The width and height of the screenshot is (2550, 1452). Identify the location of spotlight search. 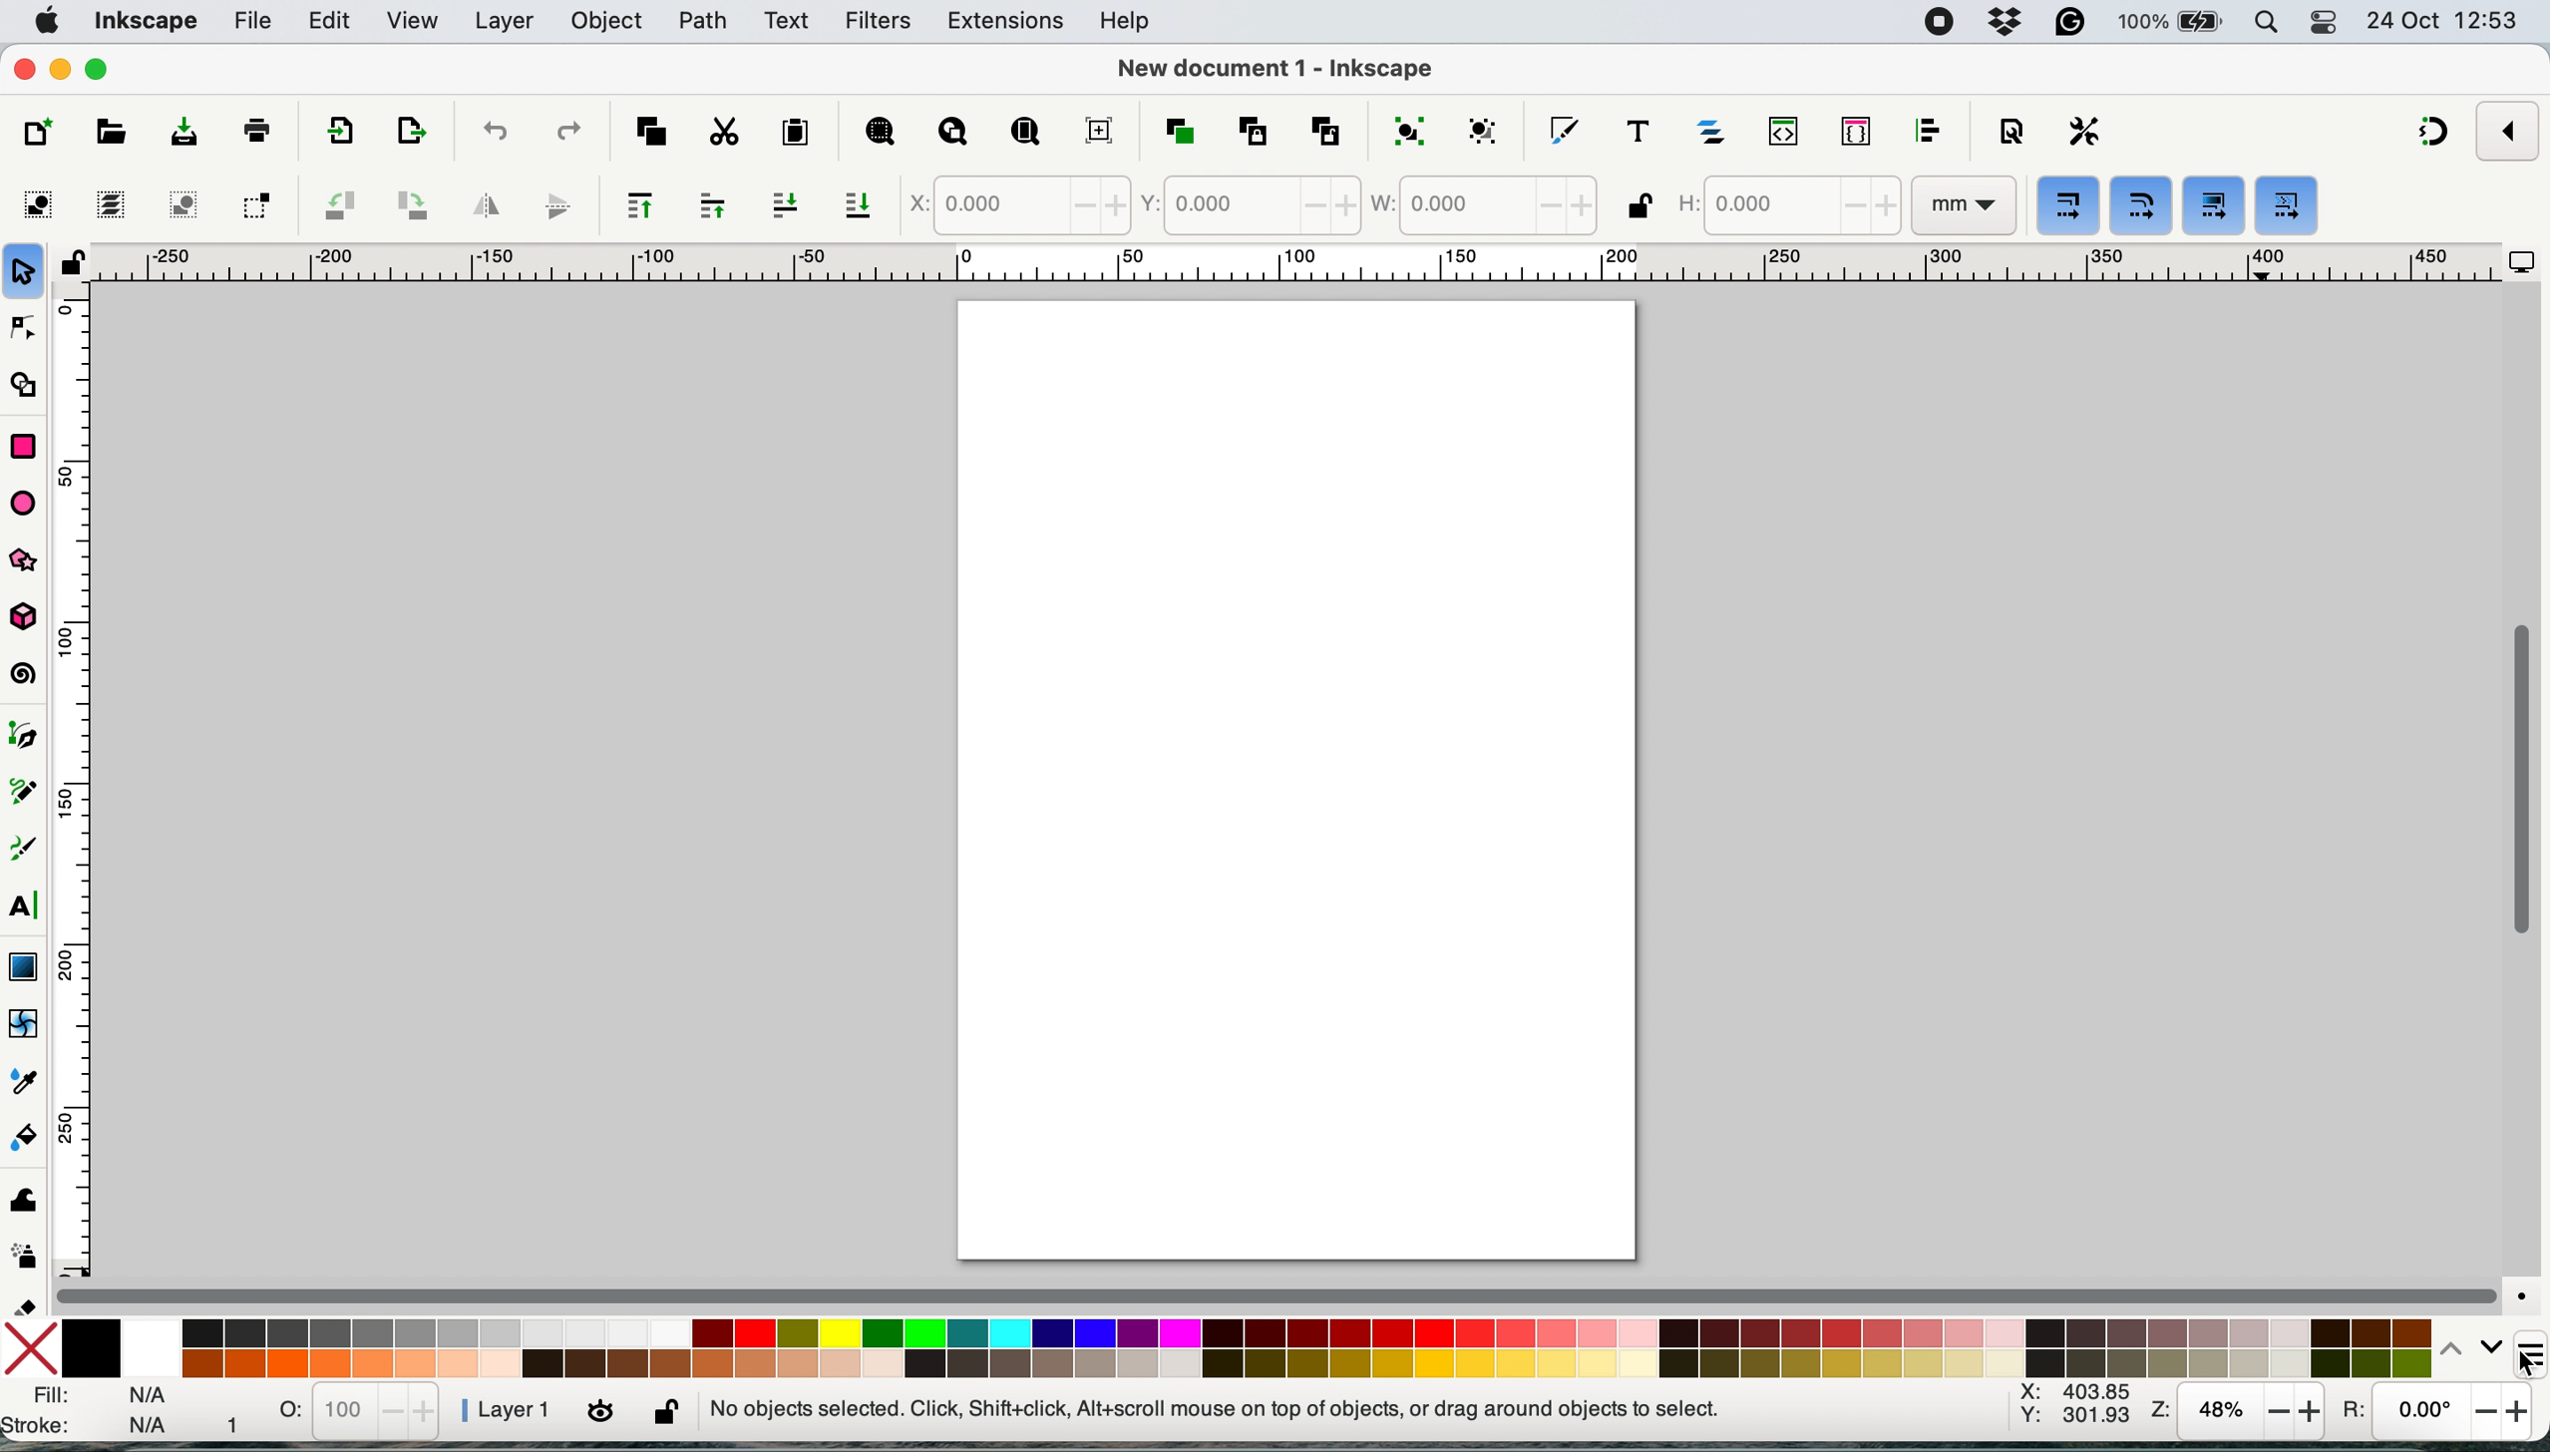
(2265, 23).